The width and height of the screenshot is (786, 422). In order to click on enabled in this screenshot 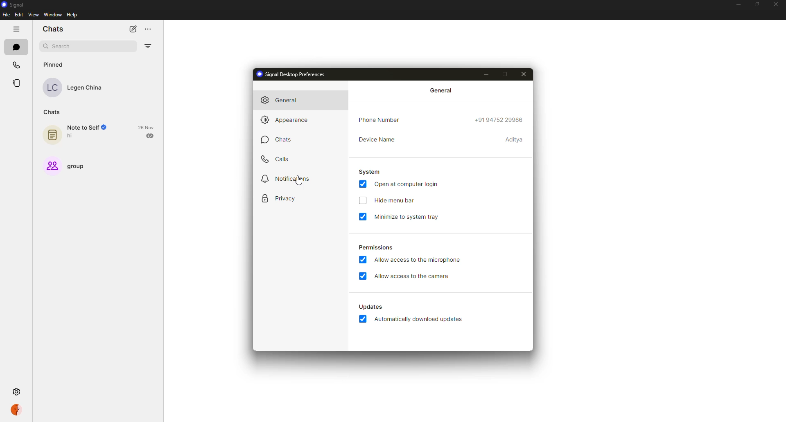, I will do `click(362, 260)`.